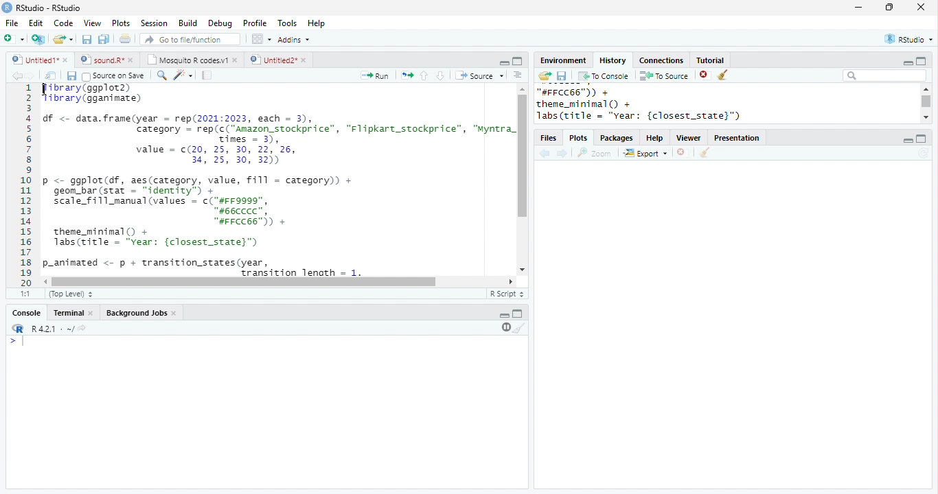 The width and height of the screenshot is (938, 494). Describe the element at coordinates (49, 8) in the screenshot. I see `RStudio-RStudio` at that location.